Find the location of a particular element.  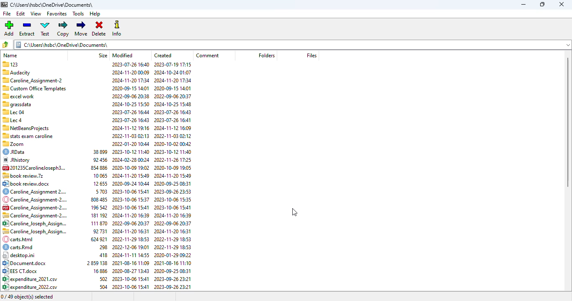

edit is located at coordinates (21, 14).